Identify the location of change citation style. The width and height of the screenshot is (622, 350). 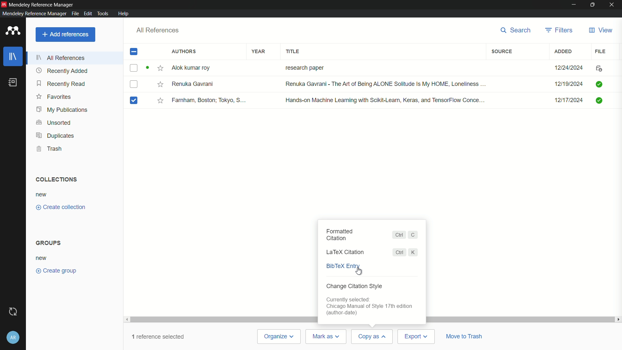
(354, 286).